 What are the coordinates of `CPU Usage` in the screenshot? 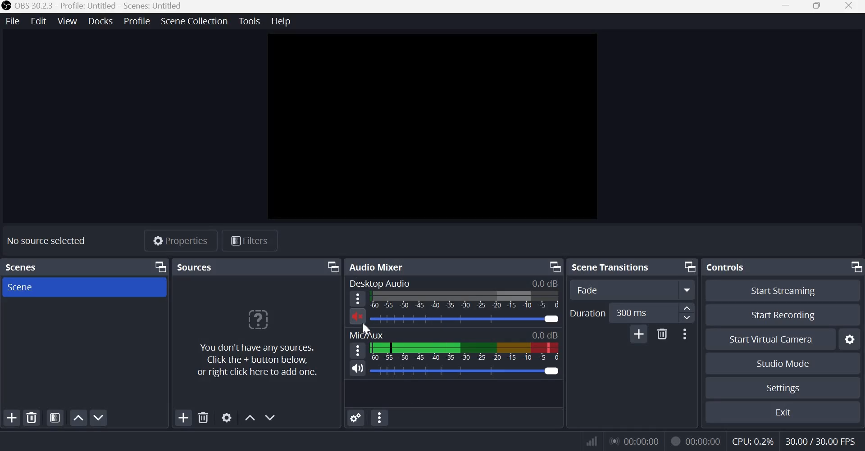 It's located at (752, 440).